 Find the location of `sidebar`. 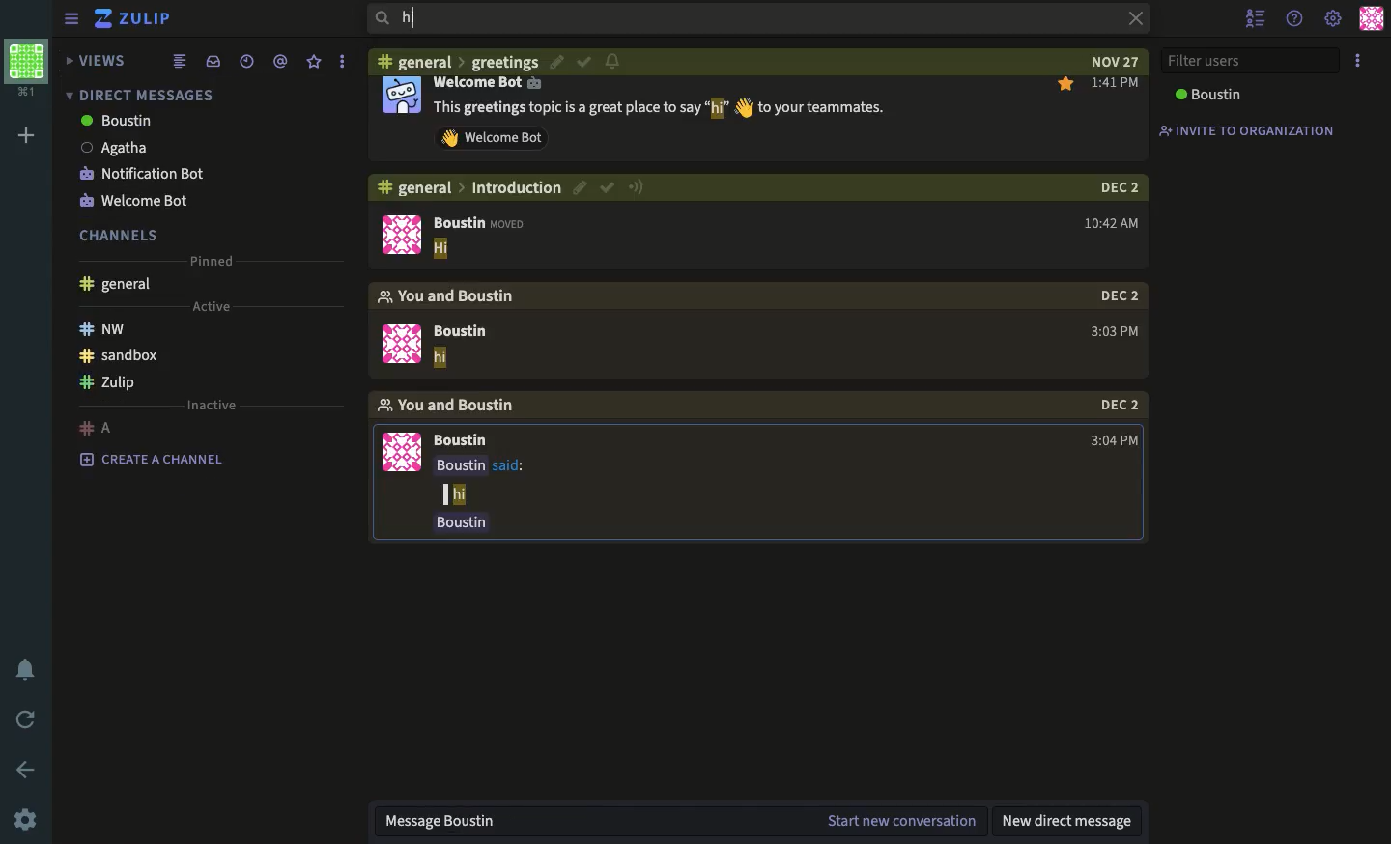

sidebar is located at coordinates (71, 19).